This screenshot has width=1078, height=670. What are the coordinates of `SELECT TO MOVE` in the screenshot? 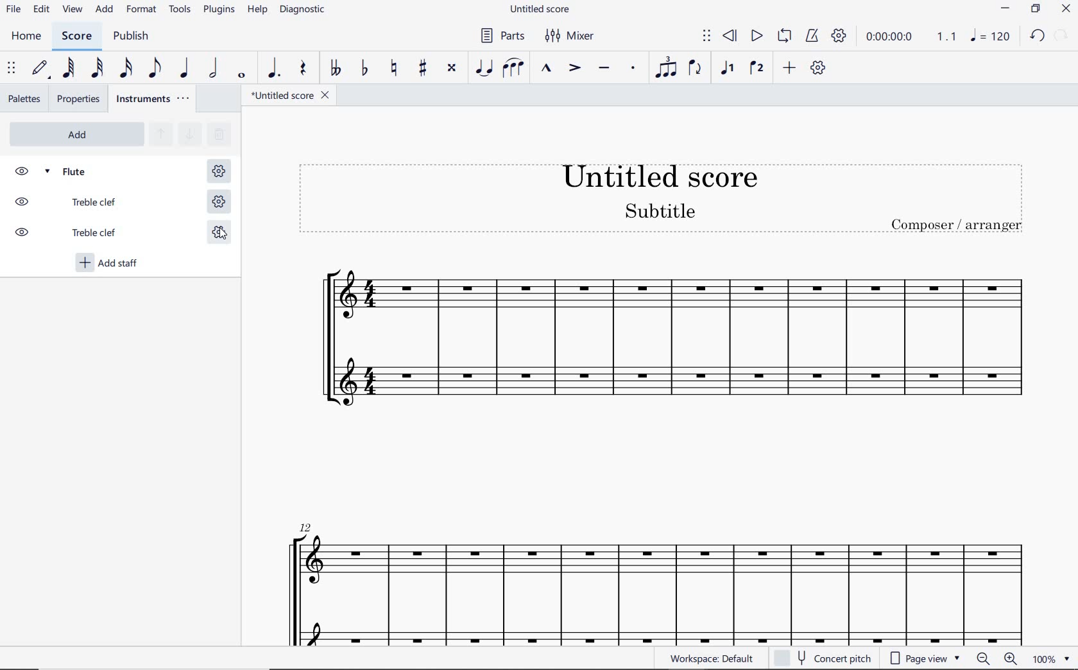 It's located at (706, 36).